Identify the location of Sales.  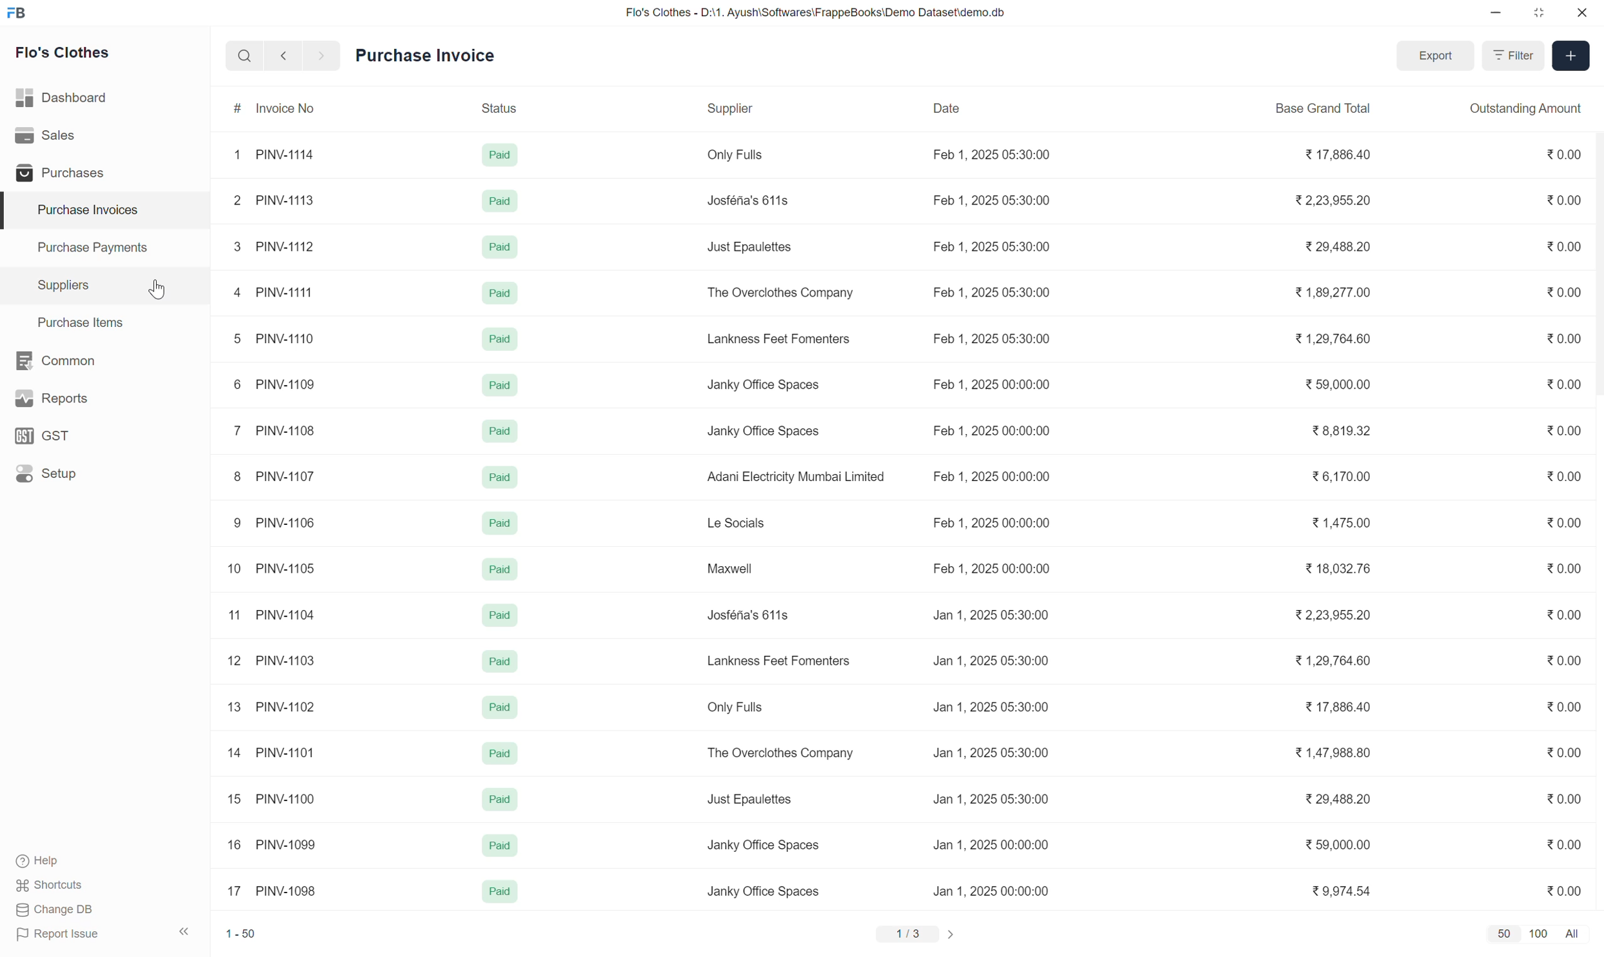
(48, 135).